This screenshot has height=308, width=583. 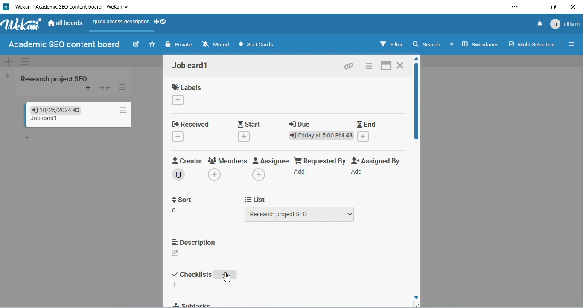 What do you see at coordinates (300, 124) in the screenshot?
I see `due` at bounding box center [300, 124].